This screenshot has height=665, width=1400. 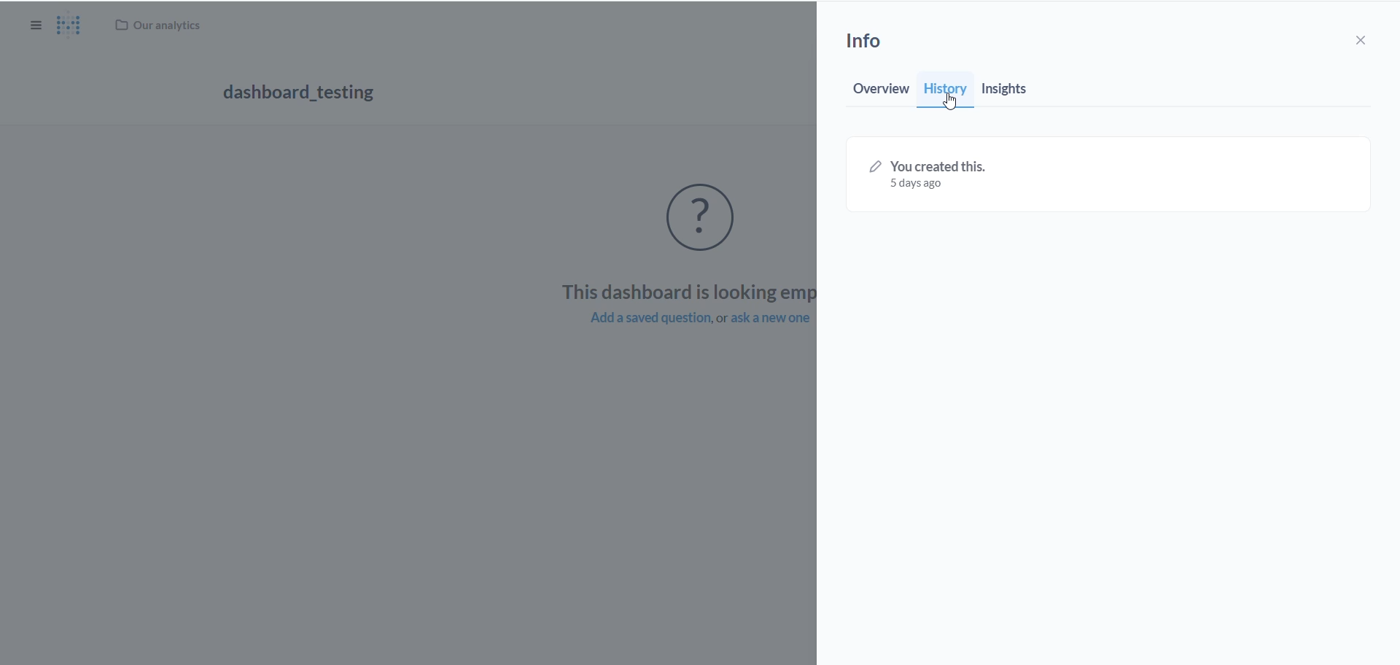 I want to click on ask a new question, so click(x=771, y=319).